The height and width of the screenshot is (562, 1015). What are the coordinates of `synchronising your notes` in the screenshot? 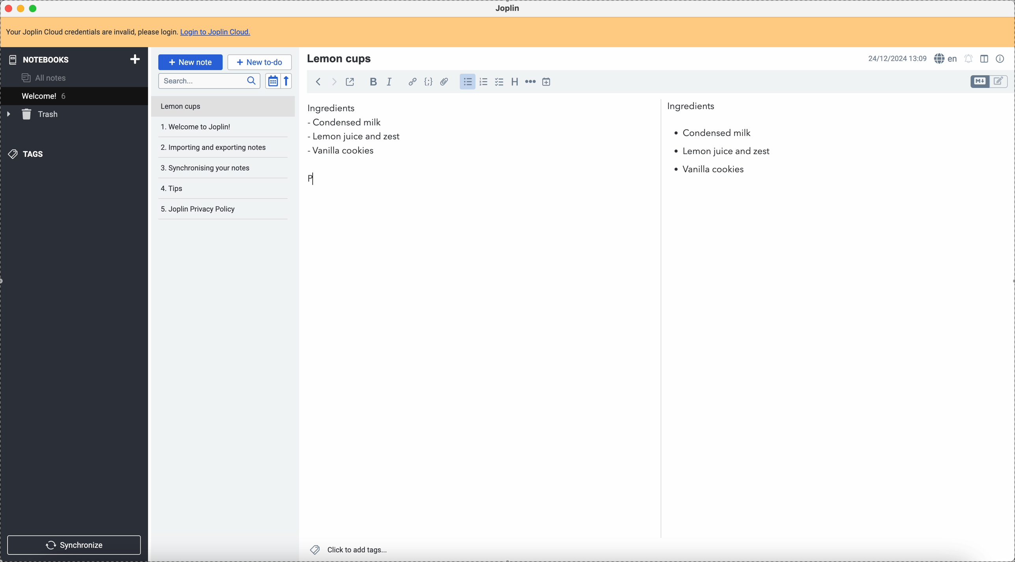 It's located at (205, 167).